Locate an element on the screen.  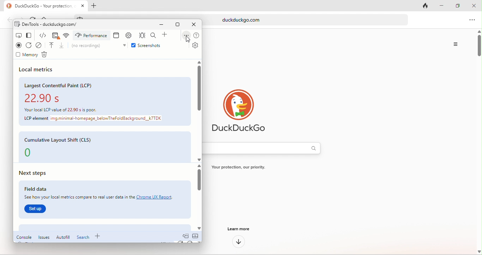
maximize is located at coordinates (456, 6).